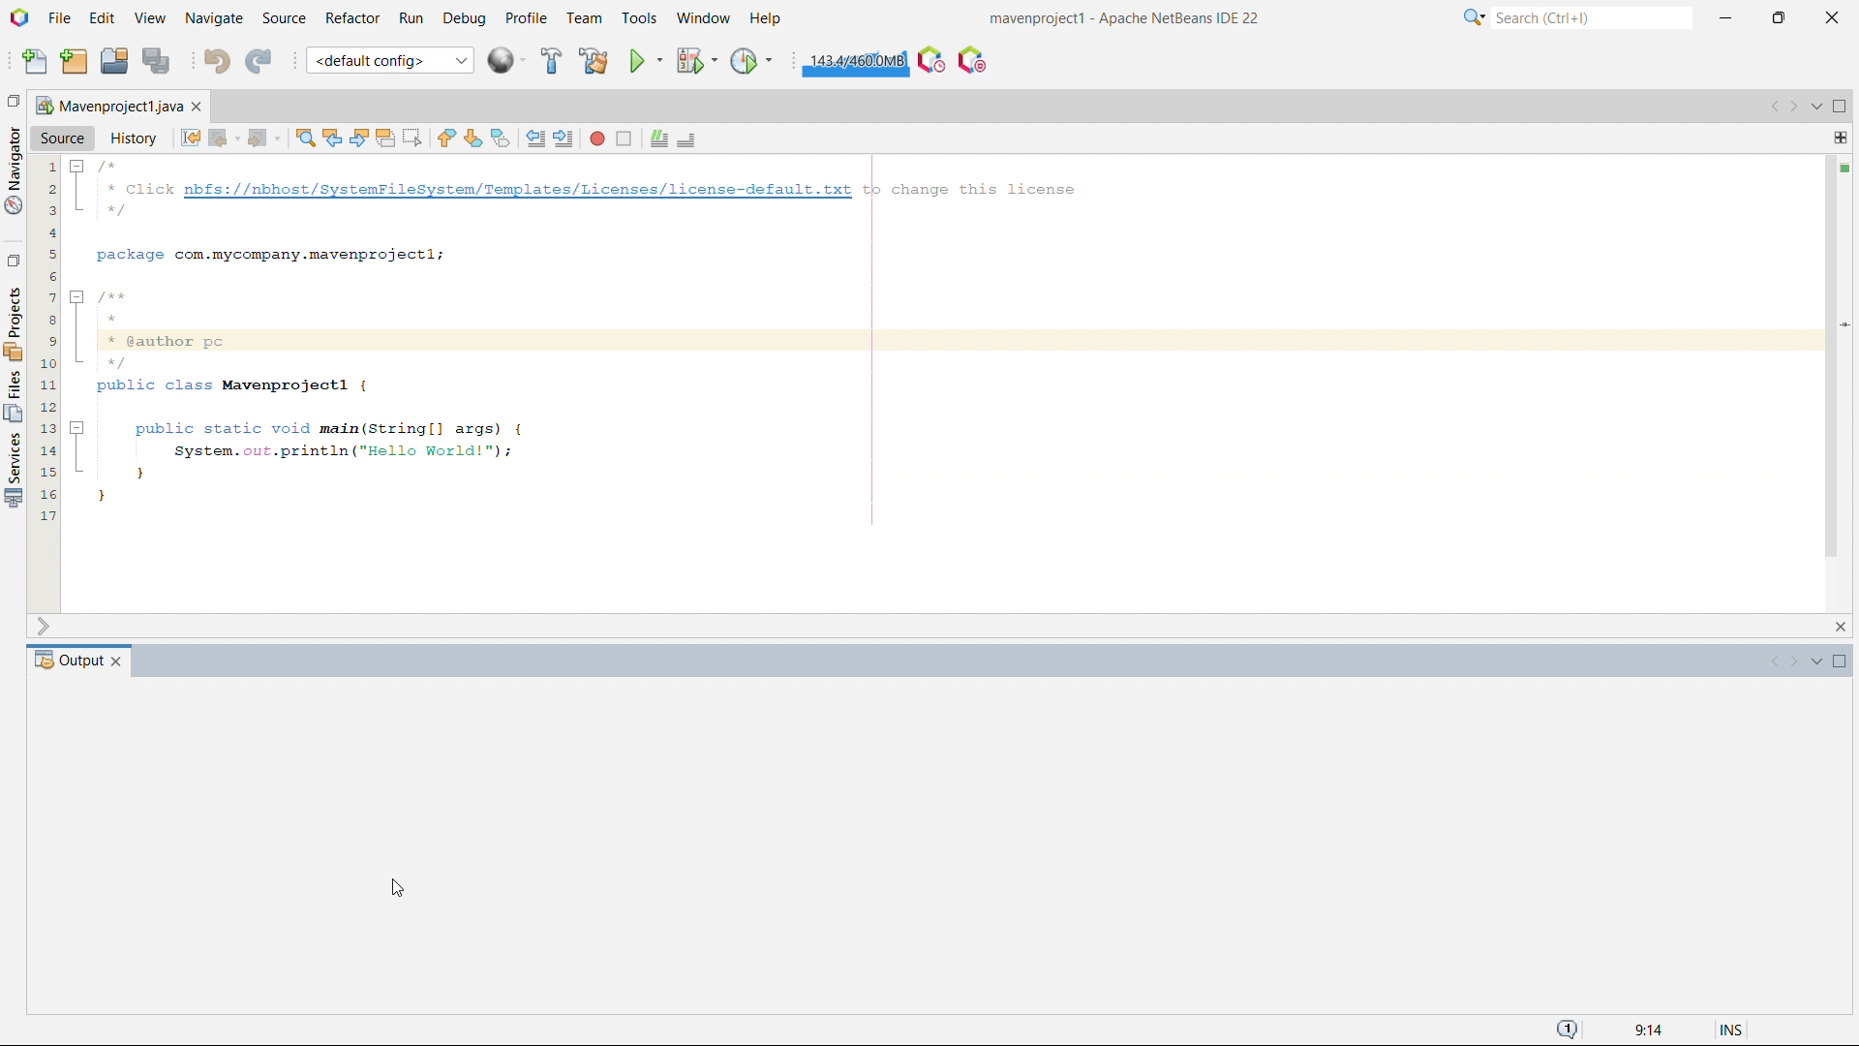 The image size is (1859, 1046). What do you see at coordinates (624, 140) in the screenshot?
I see `stop macro recording ` at bounding box center [624, 140].